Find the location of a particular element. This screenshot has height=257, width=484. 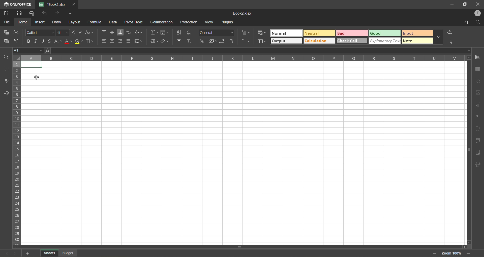

summation is located at coordinates (154, 32).